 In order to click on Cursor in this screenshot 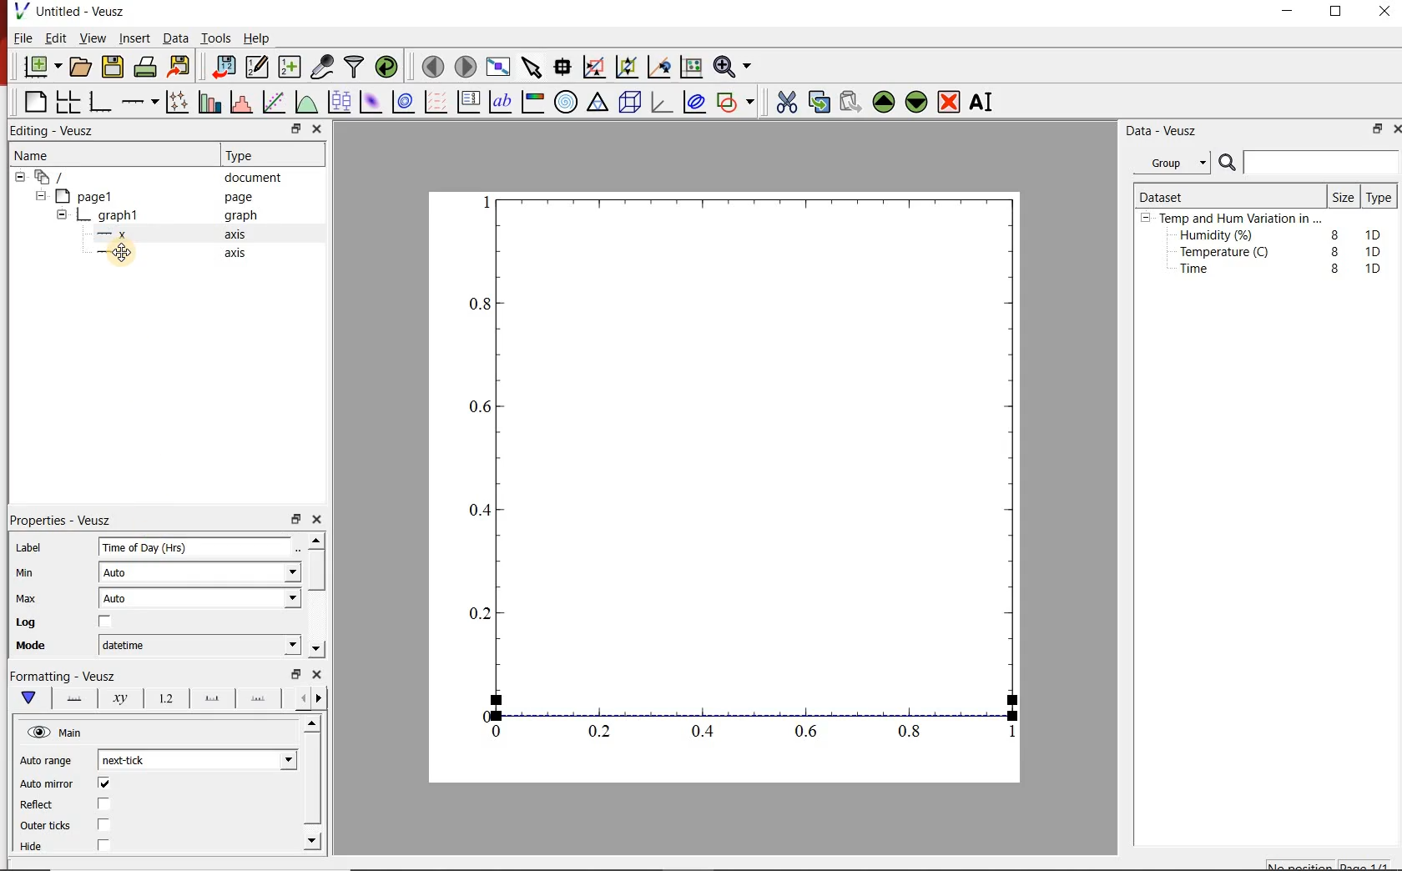, I will do `click(134, 256)`.